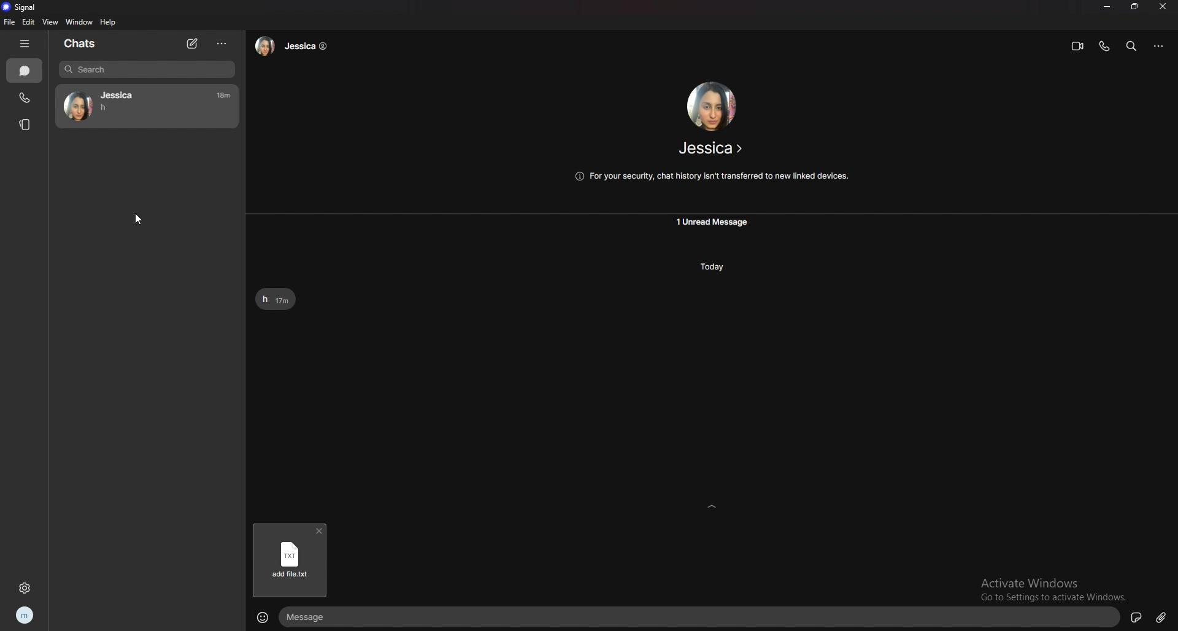 The image size is (1178, 631). What do you see at coordinates (689, 617) in the screenshot?
I see `text box` at bounding box center [689, 617].